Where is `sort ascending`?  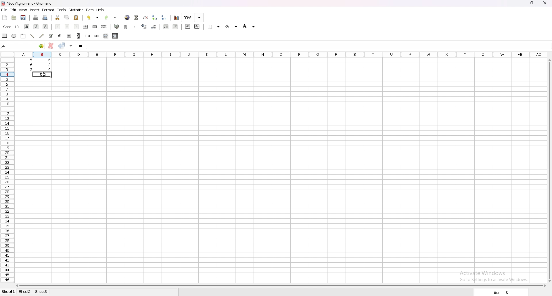 sort ascending is located at coordinates (154, 17).